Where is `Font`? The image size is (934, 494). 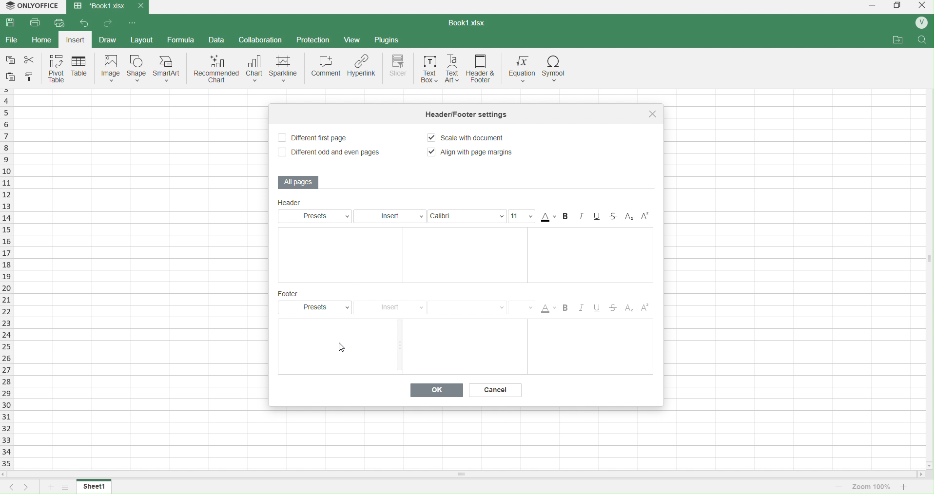
Font is located at coordinates (466, 307).